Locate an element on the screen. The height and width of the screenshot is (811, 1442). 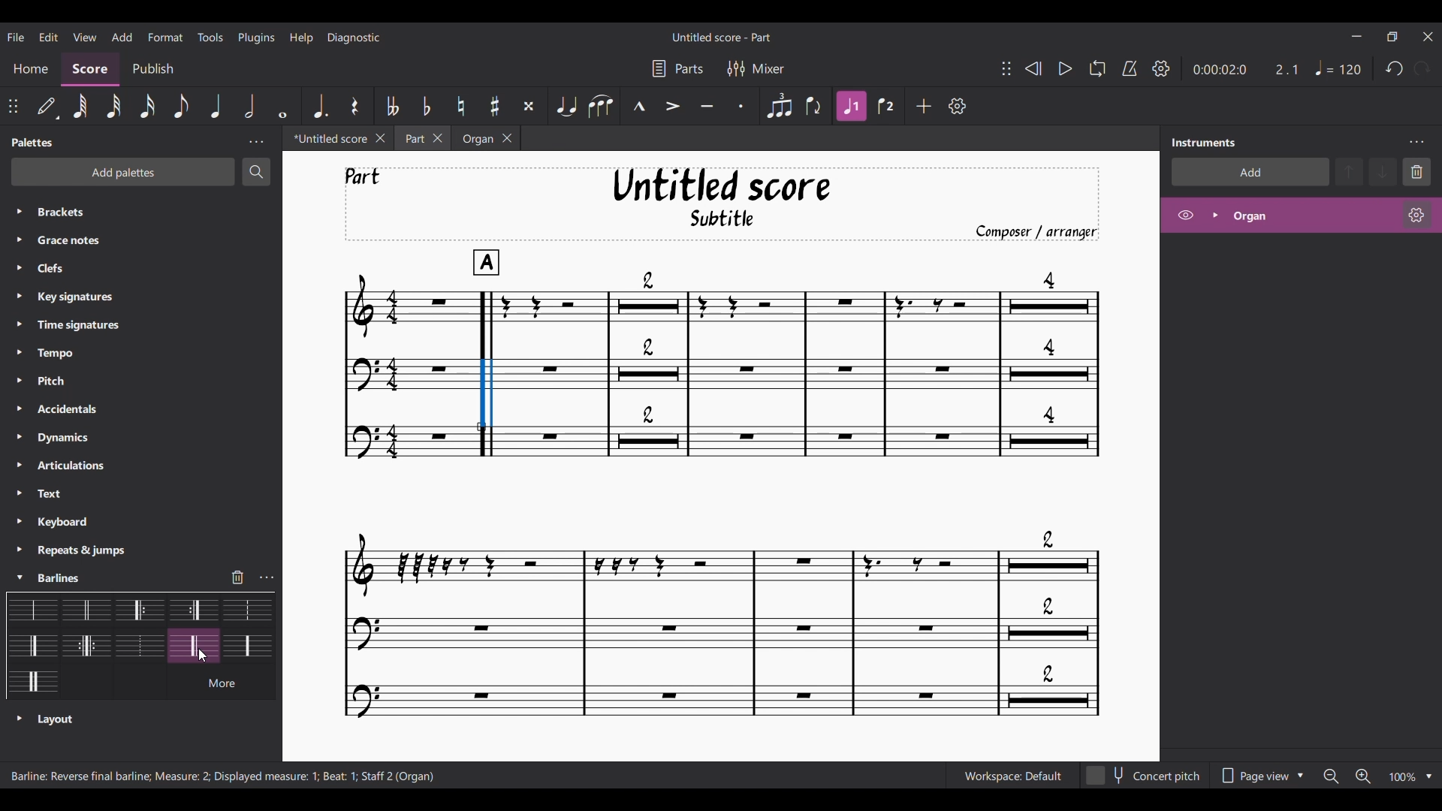
Format menu is located at coordinates (167, 37).